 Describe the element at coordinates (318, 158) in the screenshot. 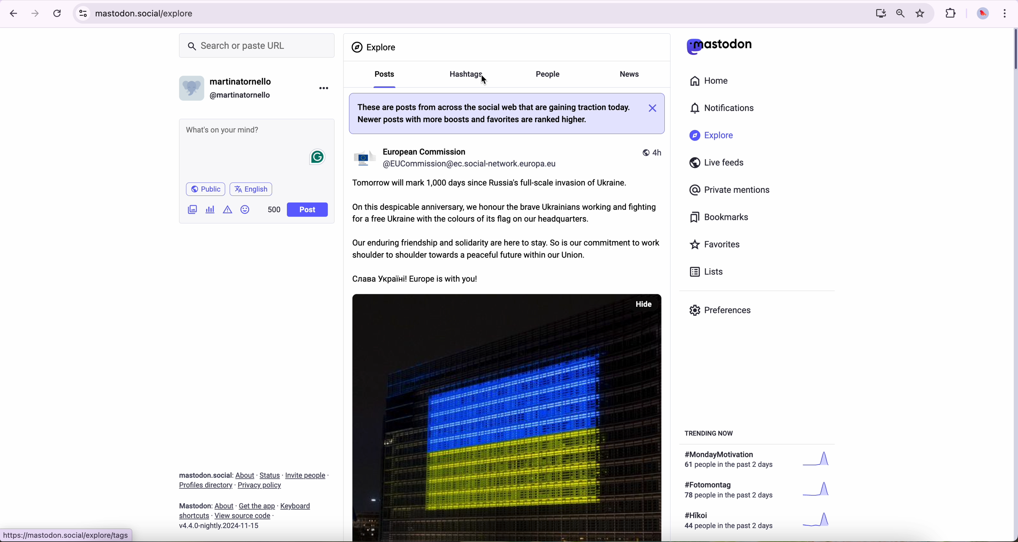

I see `grammarly icon` at that location.